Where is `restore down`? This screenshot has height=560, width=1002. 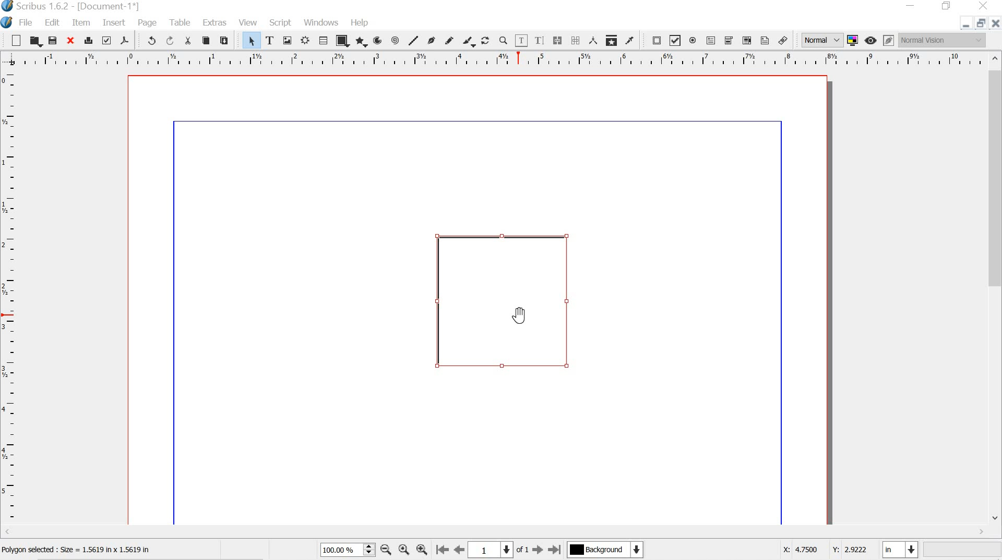 restore down is located at coordinates (980, 23).